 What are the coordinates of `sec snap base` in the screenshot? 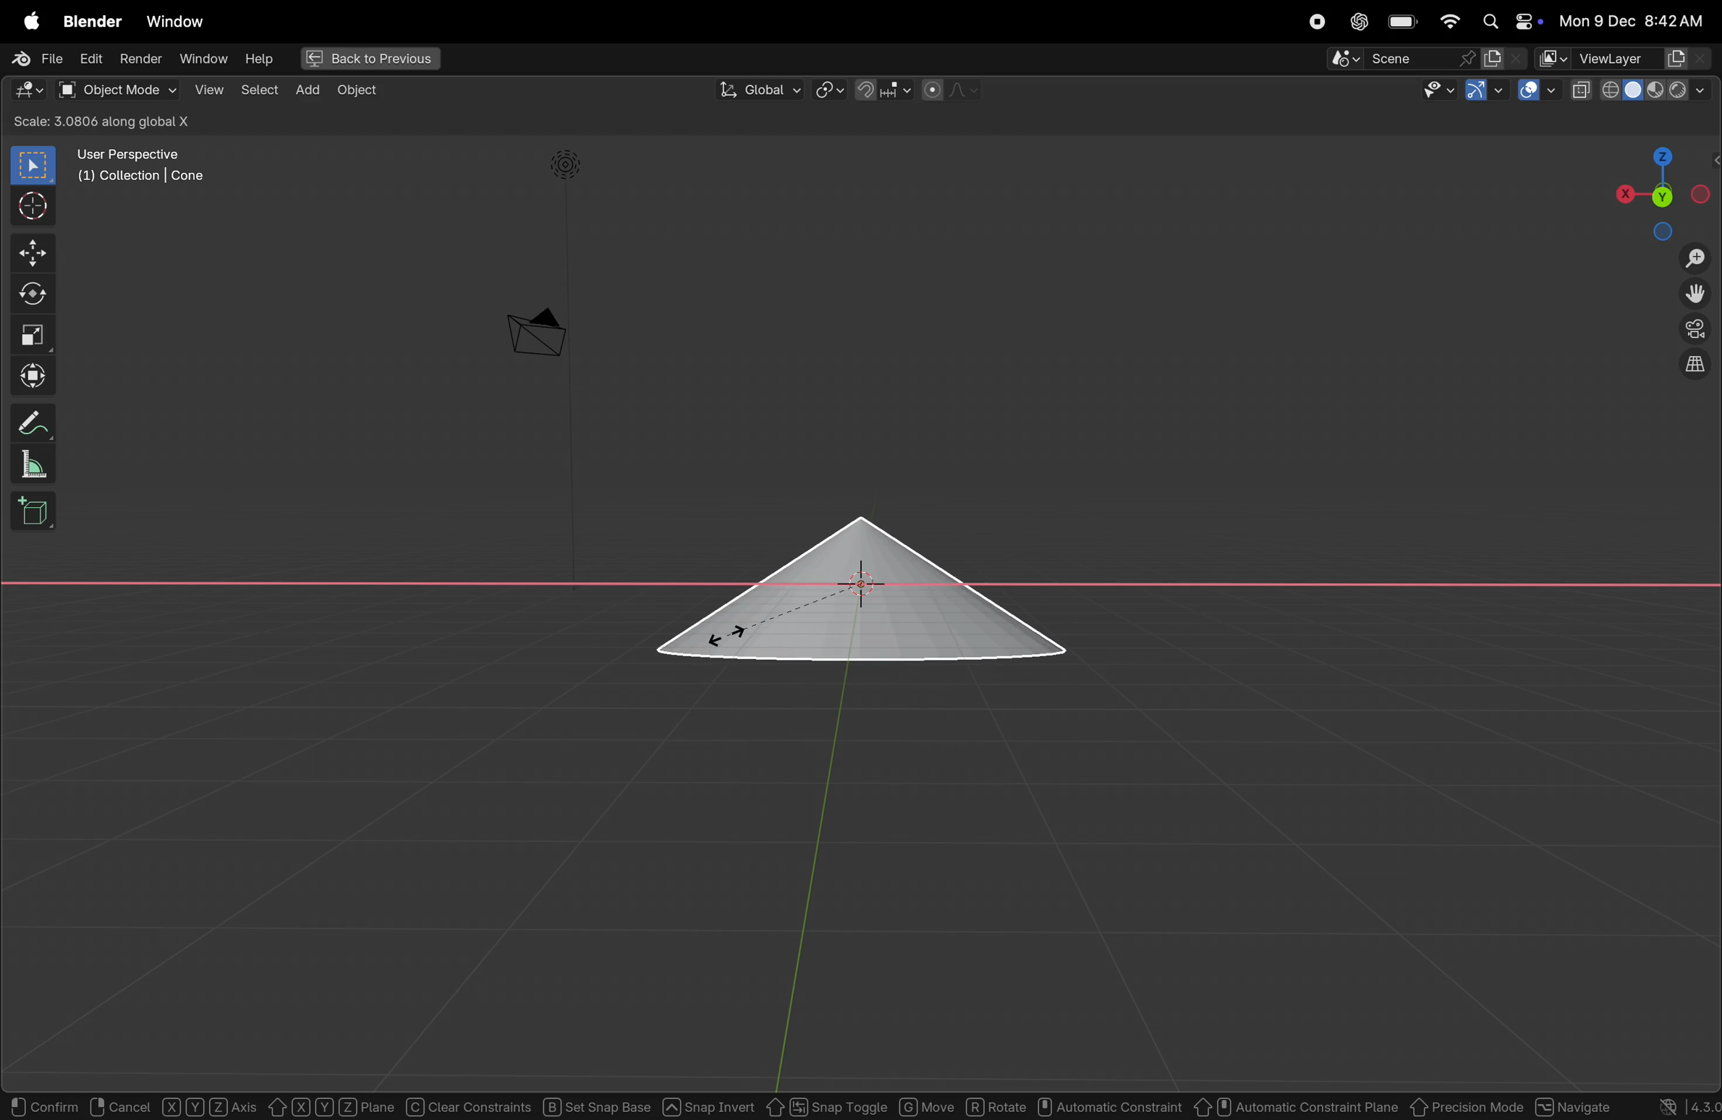 It's located at (594, 1106).